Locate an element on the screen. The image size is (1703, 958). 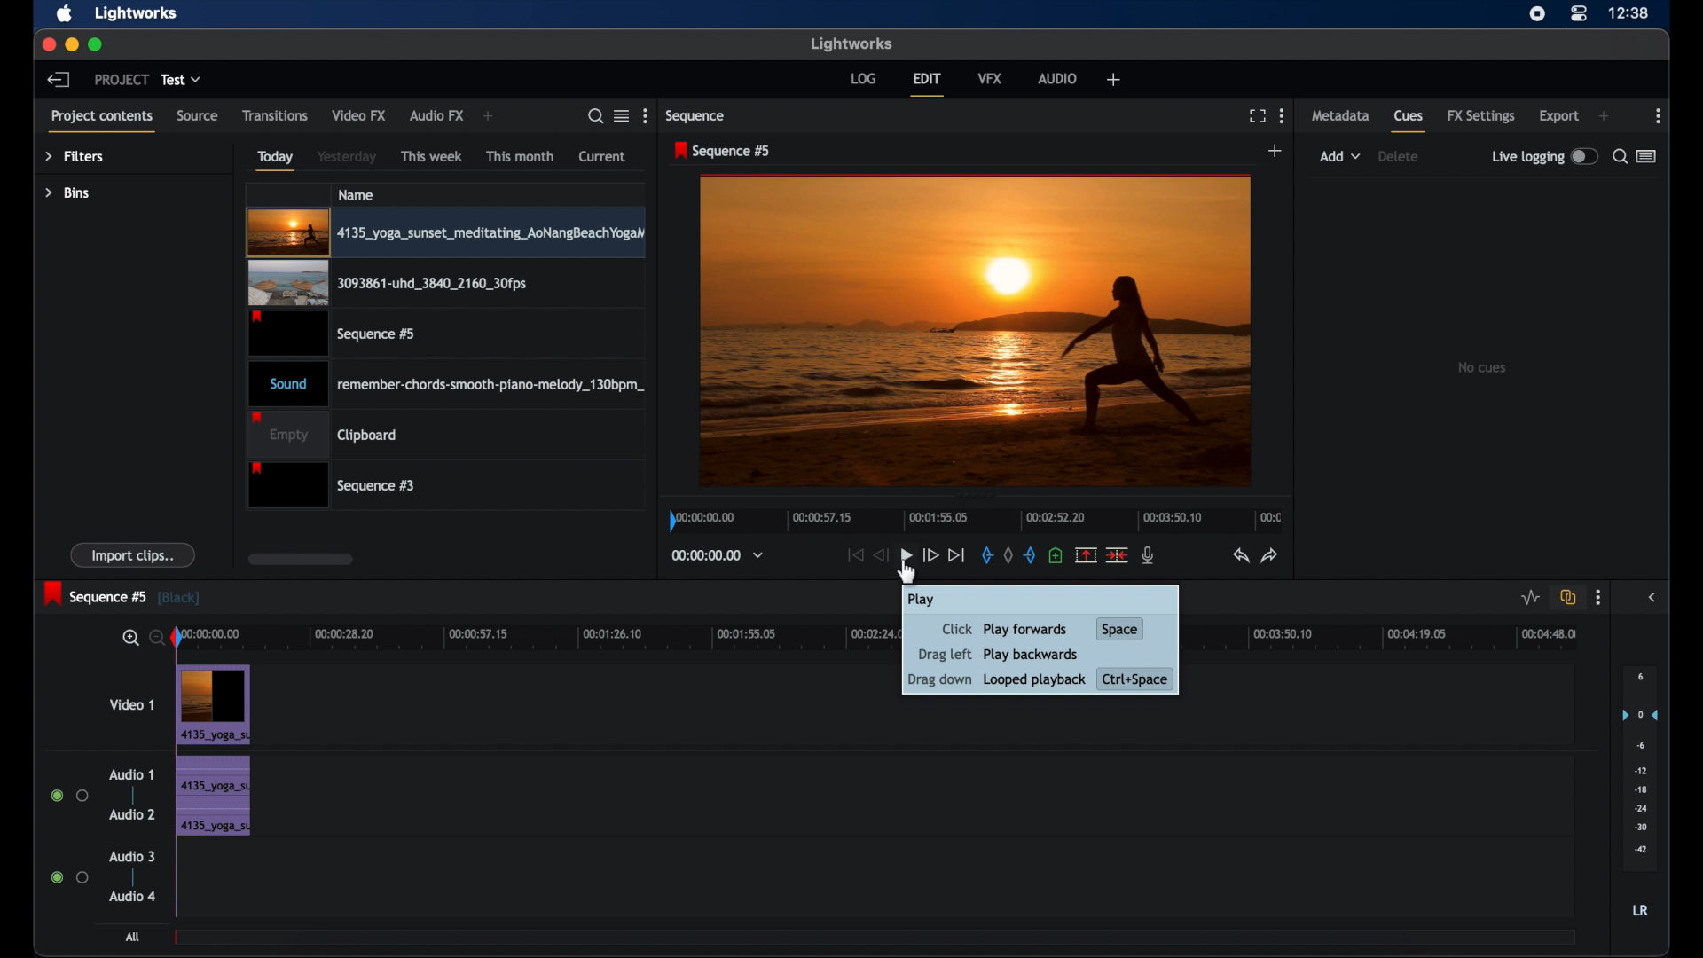
edit is located at coordinates (927, 83).